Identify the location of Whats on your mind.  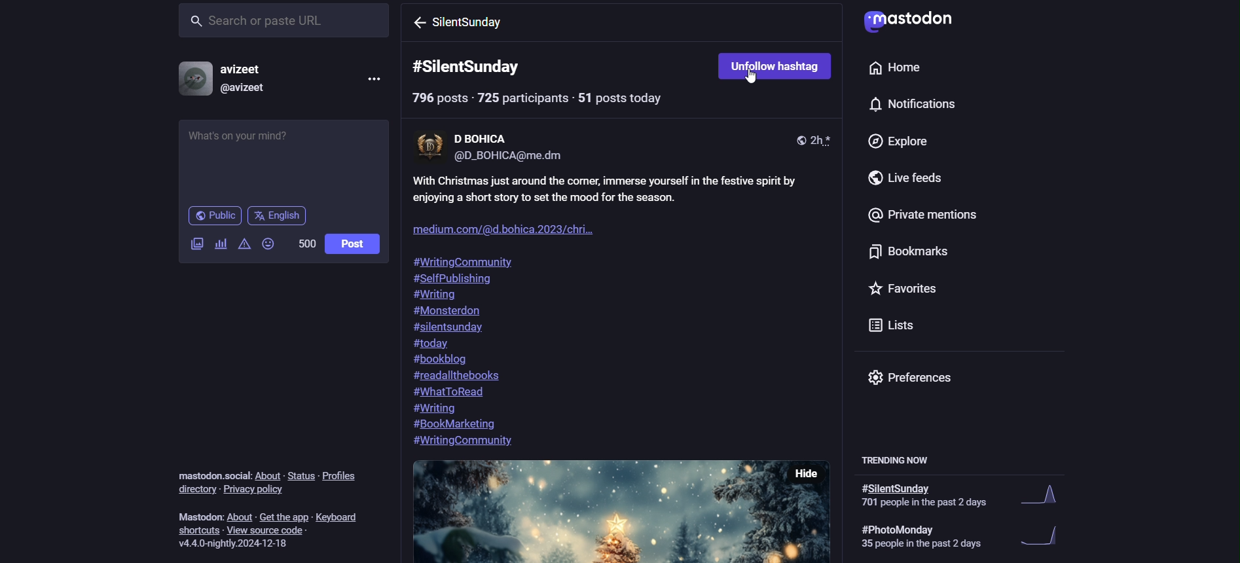
(284, 161).